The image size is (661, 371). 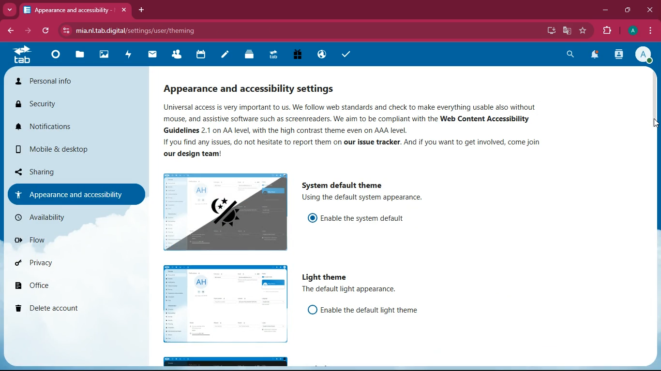 What do you see at coordinates (83, 55) in the screenshot?
I see `files` at bounding box center [83, 55].